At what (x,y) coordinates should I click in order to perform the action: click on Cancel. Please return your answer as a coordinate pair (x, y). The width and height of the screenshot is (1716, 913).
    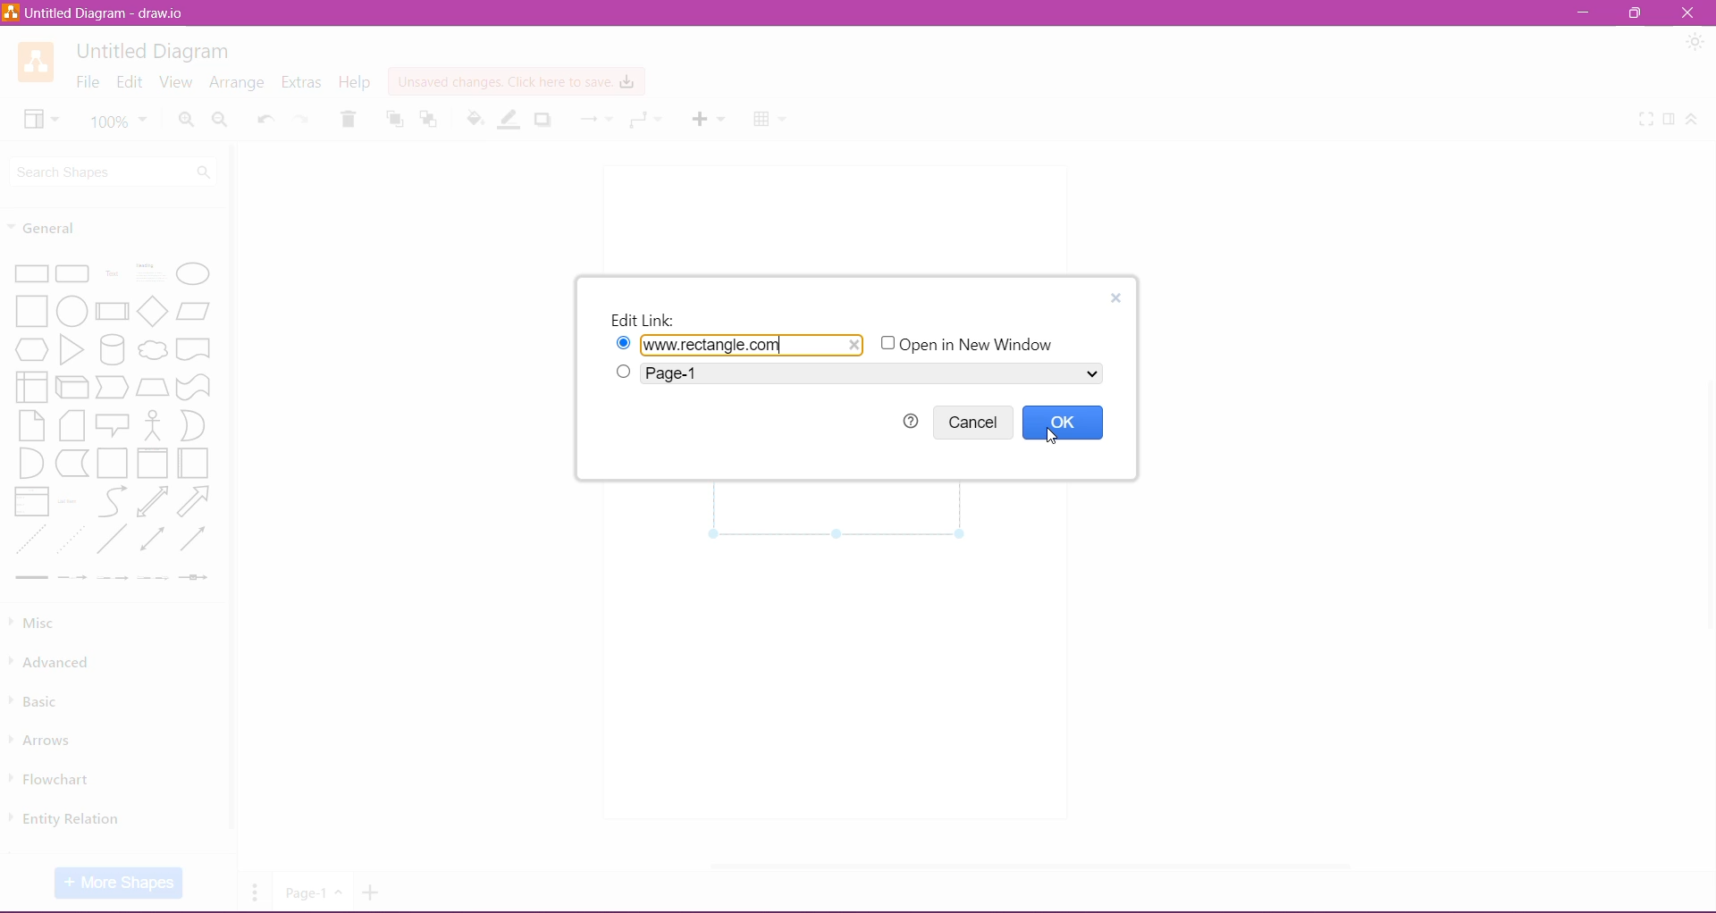
    Looking at the image, I should click on (976, 422).